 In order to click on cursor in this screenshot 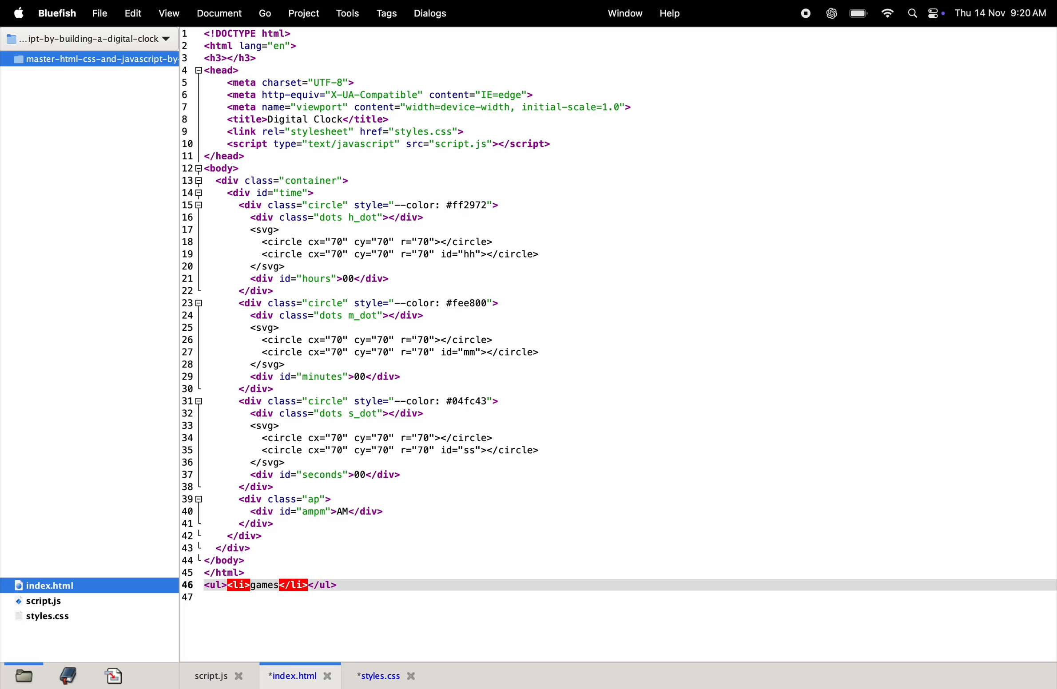, I will do `click(303, 585)`.